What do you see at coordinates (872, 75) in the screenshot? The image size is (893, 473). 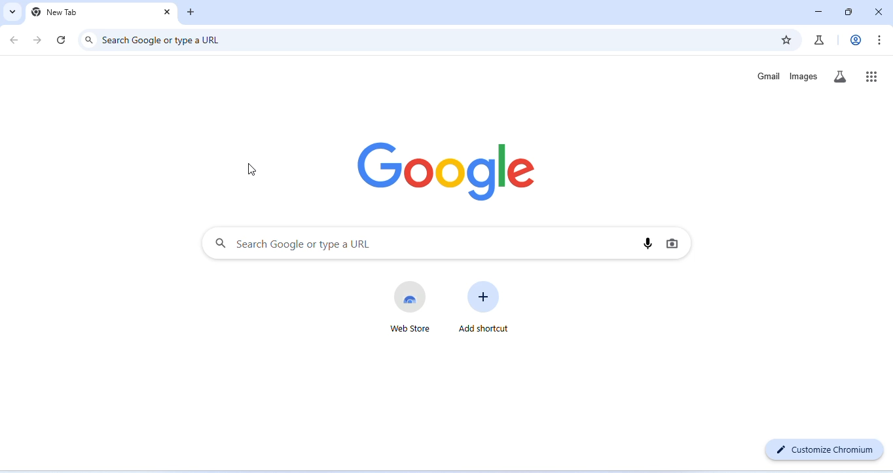 I see `google apps` at bounding box center [872, 75].